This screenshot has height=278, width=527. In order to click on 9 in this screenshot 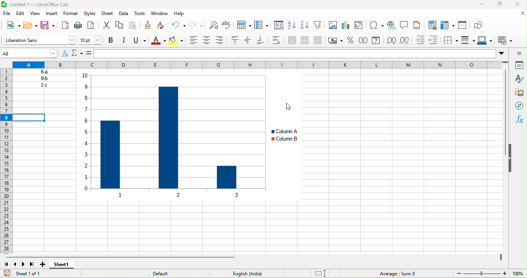, I will do `click(37, 78)`.